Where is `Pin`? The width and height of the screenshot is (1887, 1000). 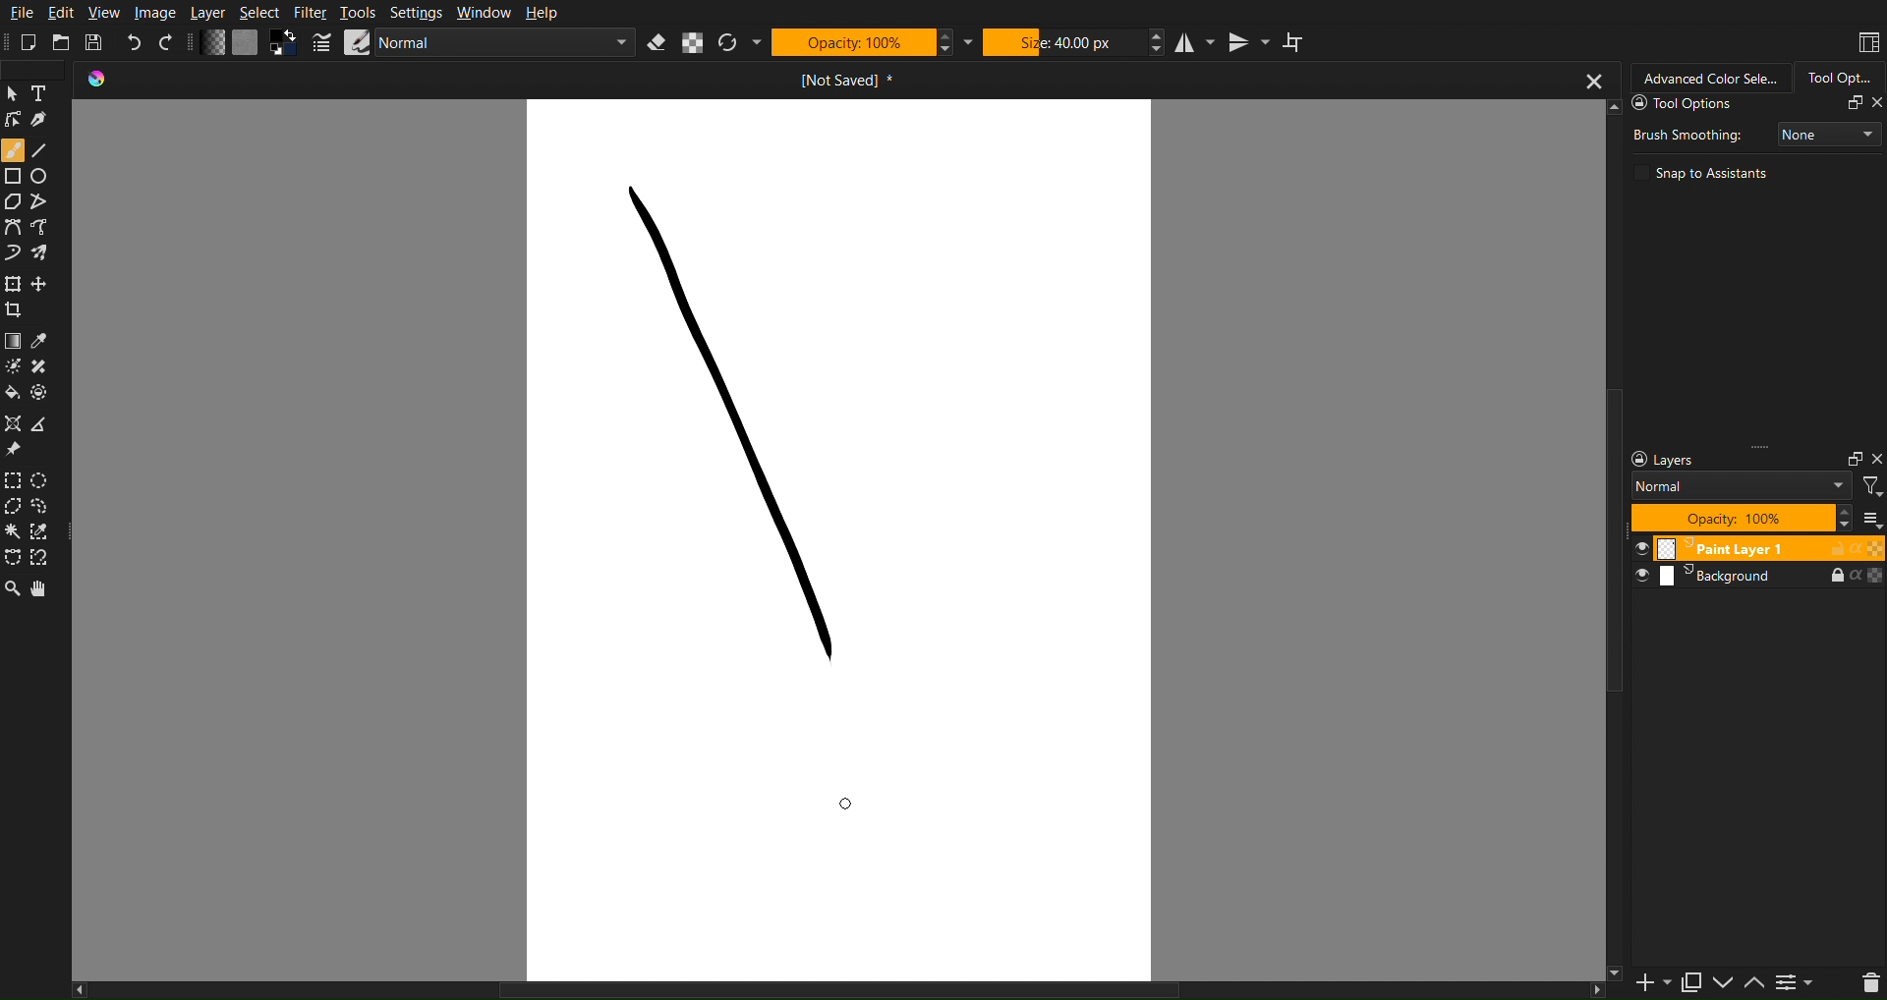
Pin is located at coordinates (15, 450).